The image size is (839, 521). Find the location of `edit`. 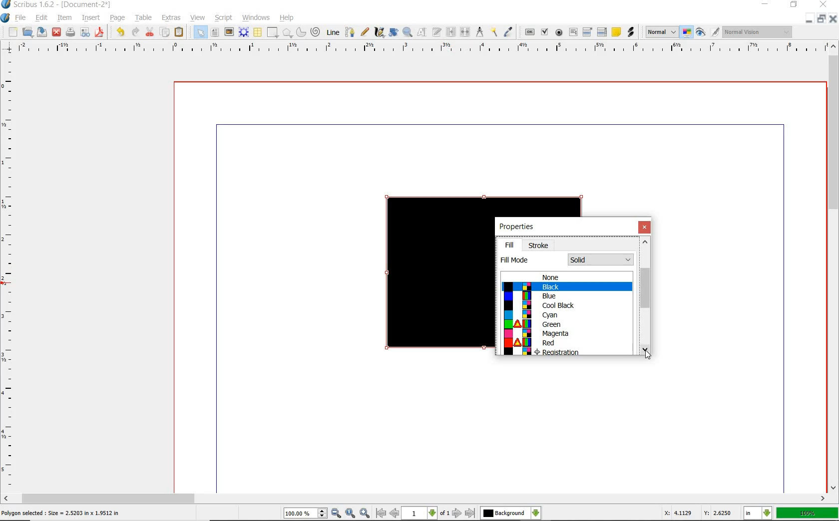

edit is located at coordinates (41, 18).